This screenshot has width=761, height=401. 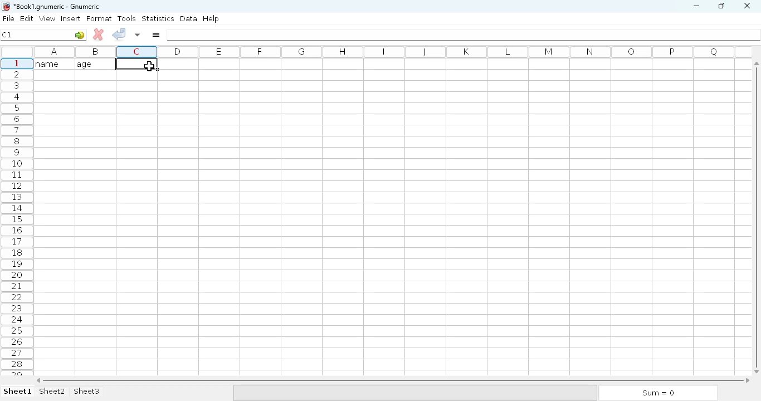 What do you see at coordinates (47, 18) in the screenshot?
I see `view` at bounding box center [47, 18].